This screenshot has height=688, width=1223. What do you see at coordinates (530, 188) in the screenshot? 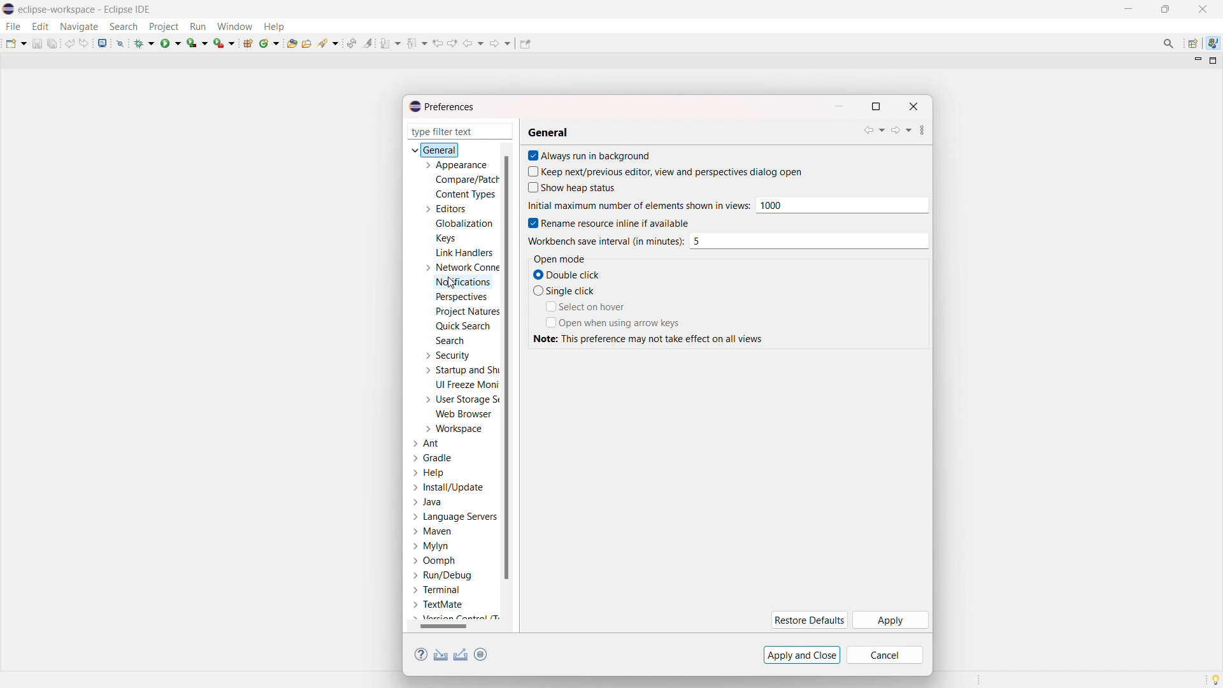
I see `Checkbox` at bounding box center [530, 188].